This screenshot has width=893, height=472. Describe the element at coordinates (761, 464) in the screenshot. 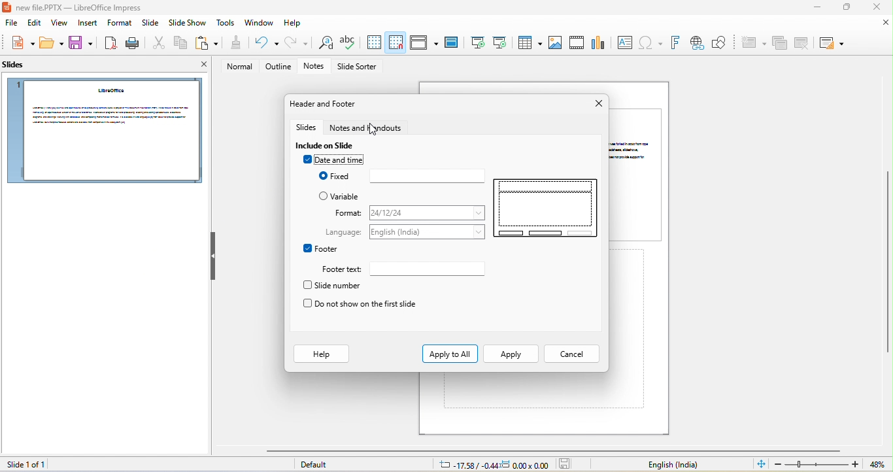

I see `fit slide to current window` at that location.